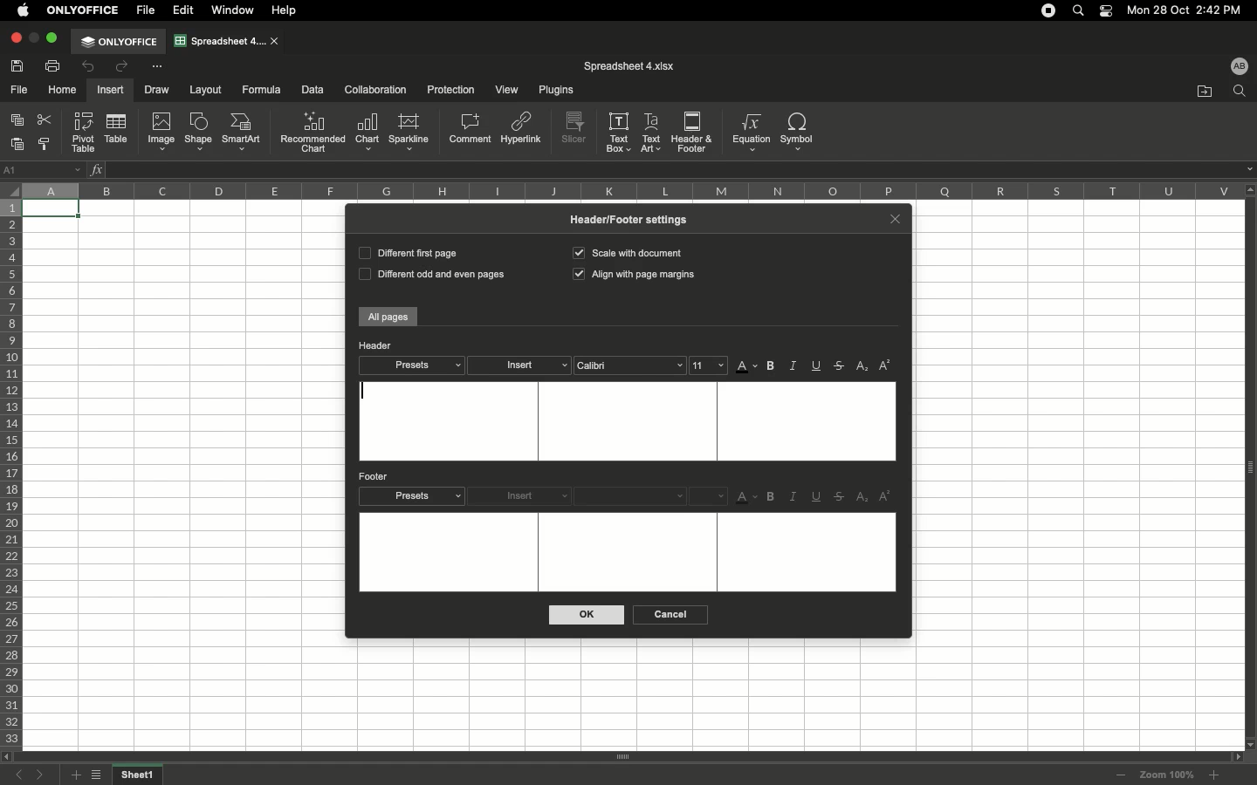  Describe the element at coordinates (629, 365) in the screenshot. I see `Calibri` at that location.